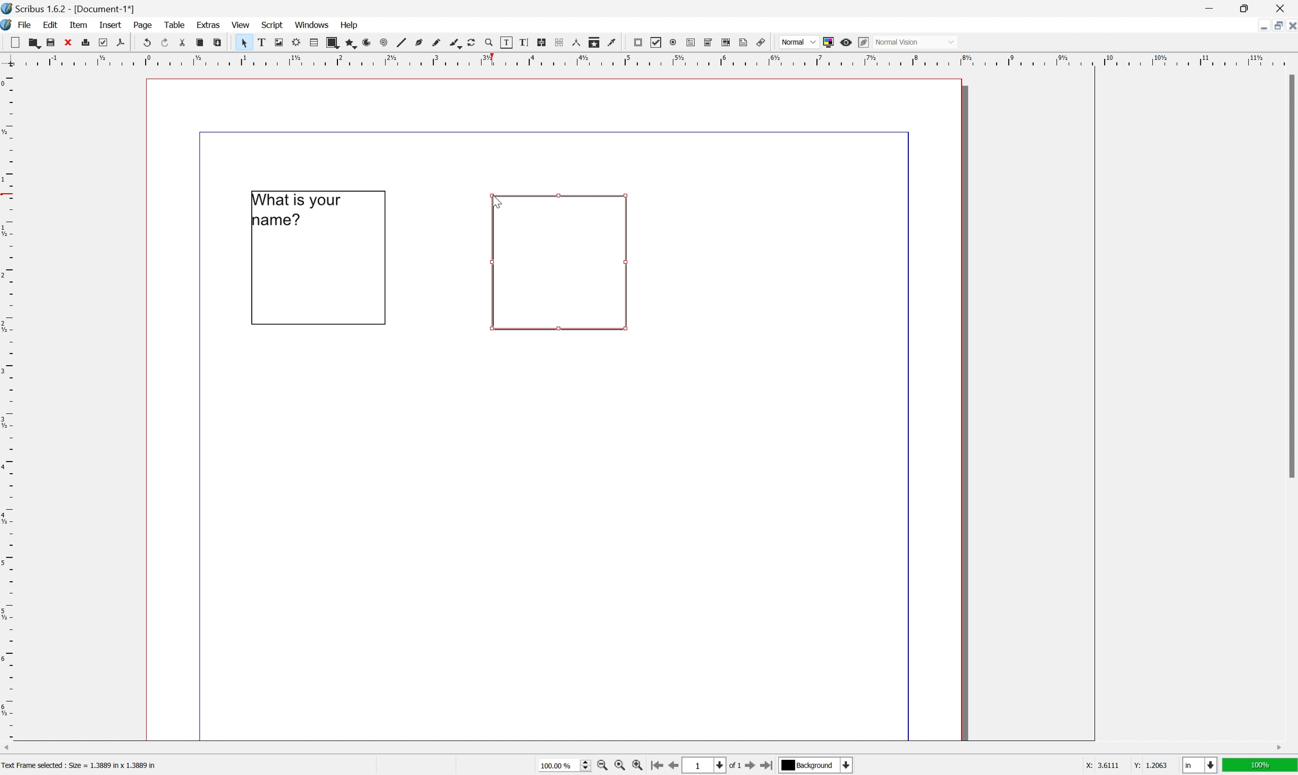 This screenshot has height=775, width=1298. I want to click on go to last page, so click(770, 768).